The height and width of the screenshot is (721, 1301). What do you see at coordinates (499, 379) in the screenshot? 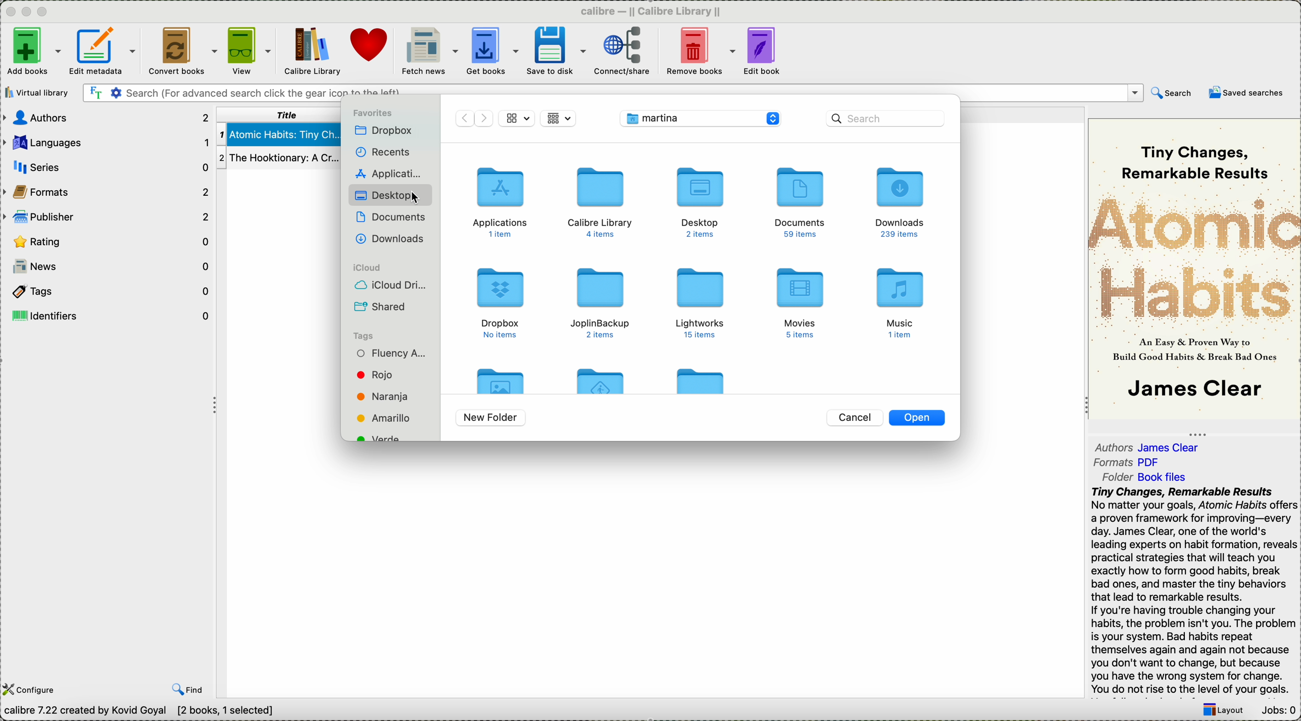
I see `folder` at bounding box center [499, 379].